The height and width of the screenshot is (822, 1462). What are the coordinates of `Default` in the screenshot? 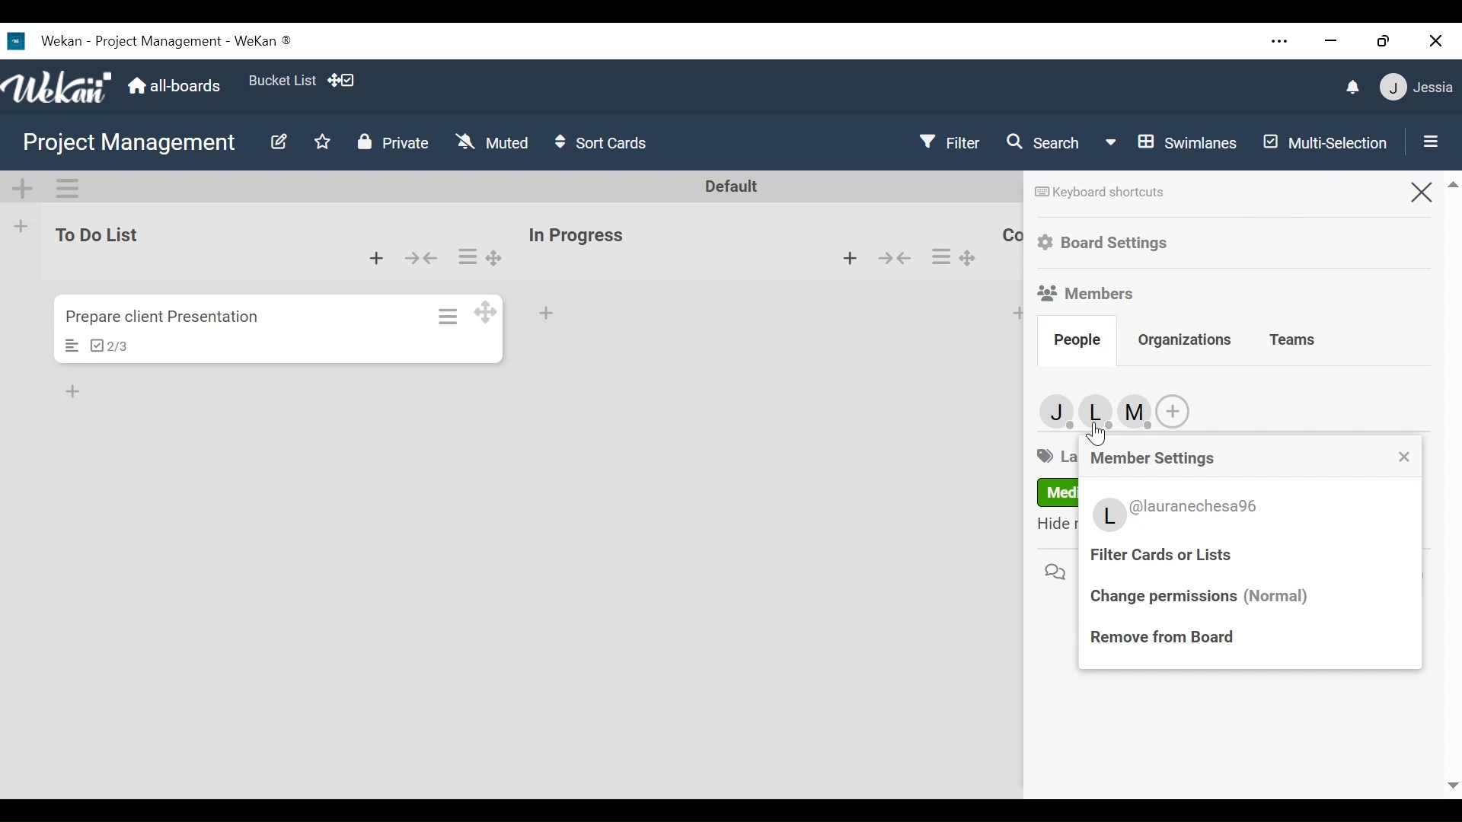 It's located at (733, 186).